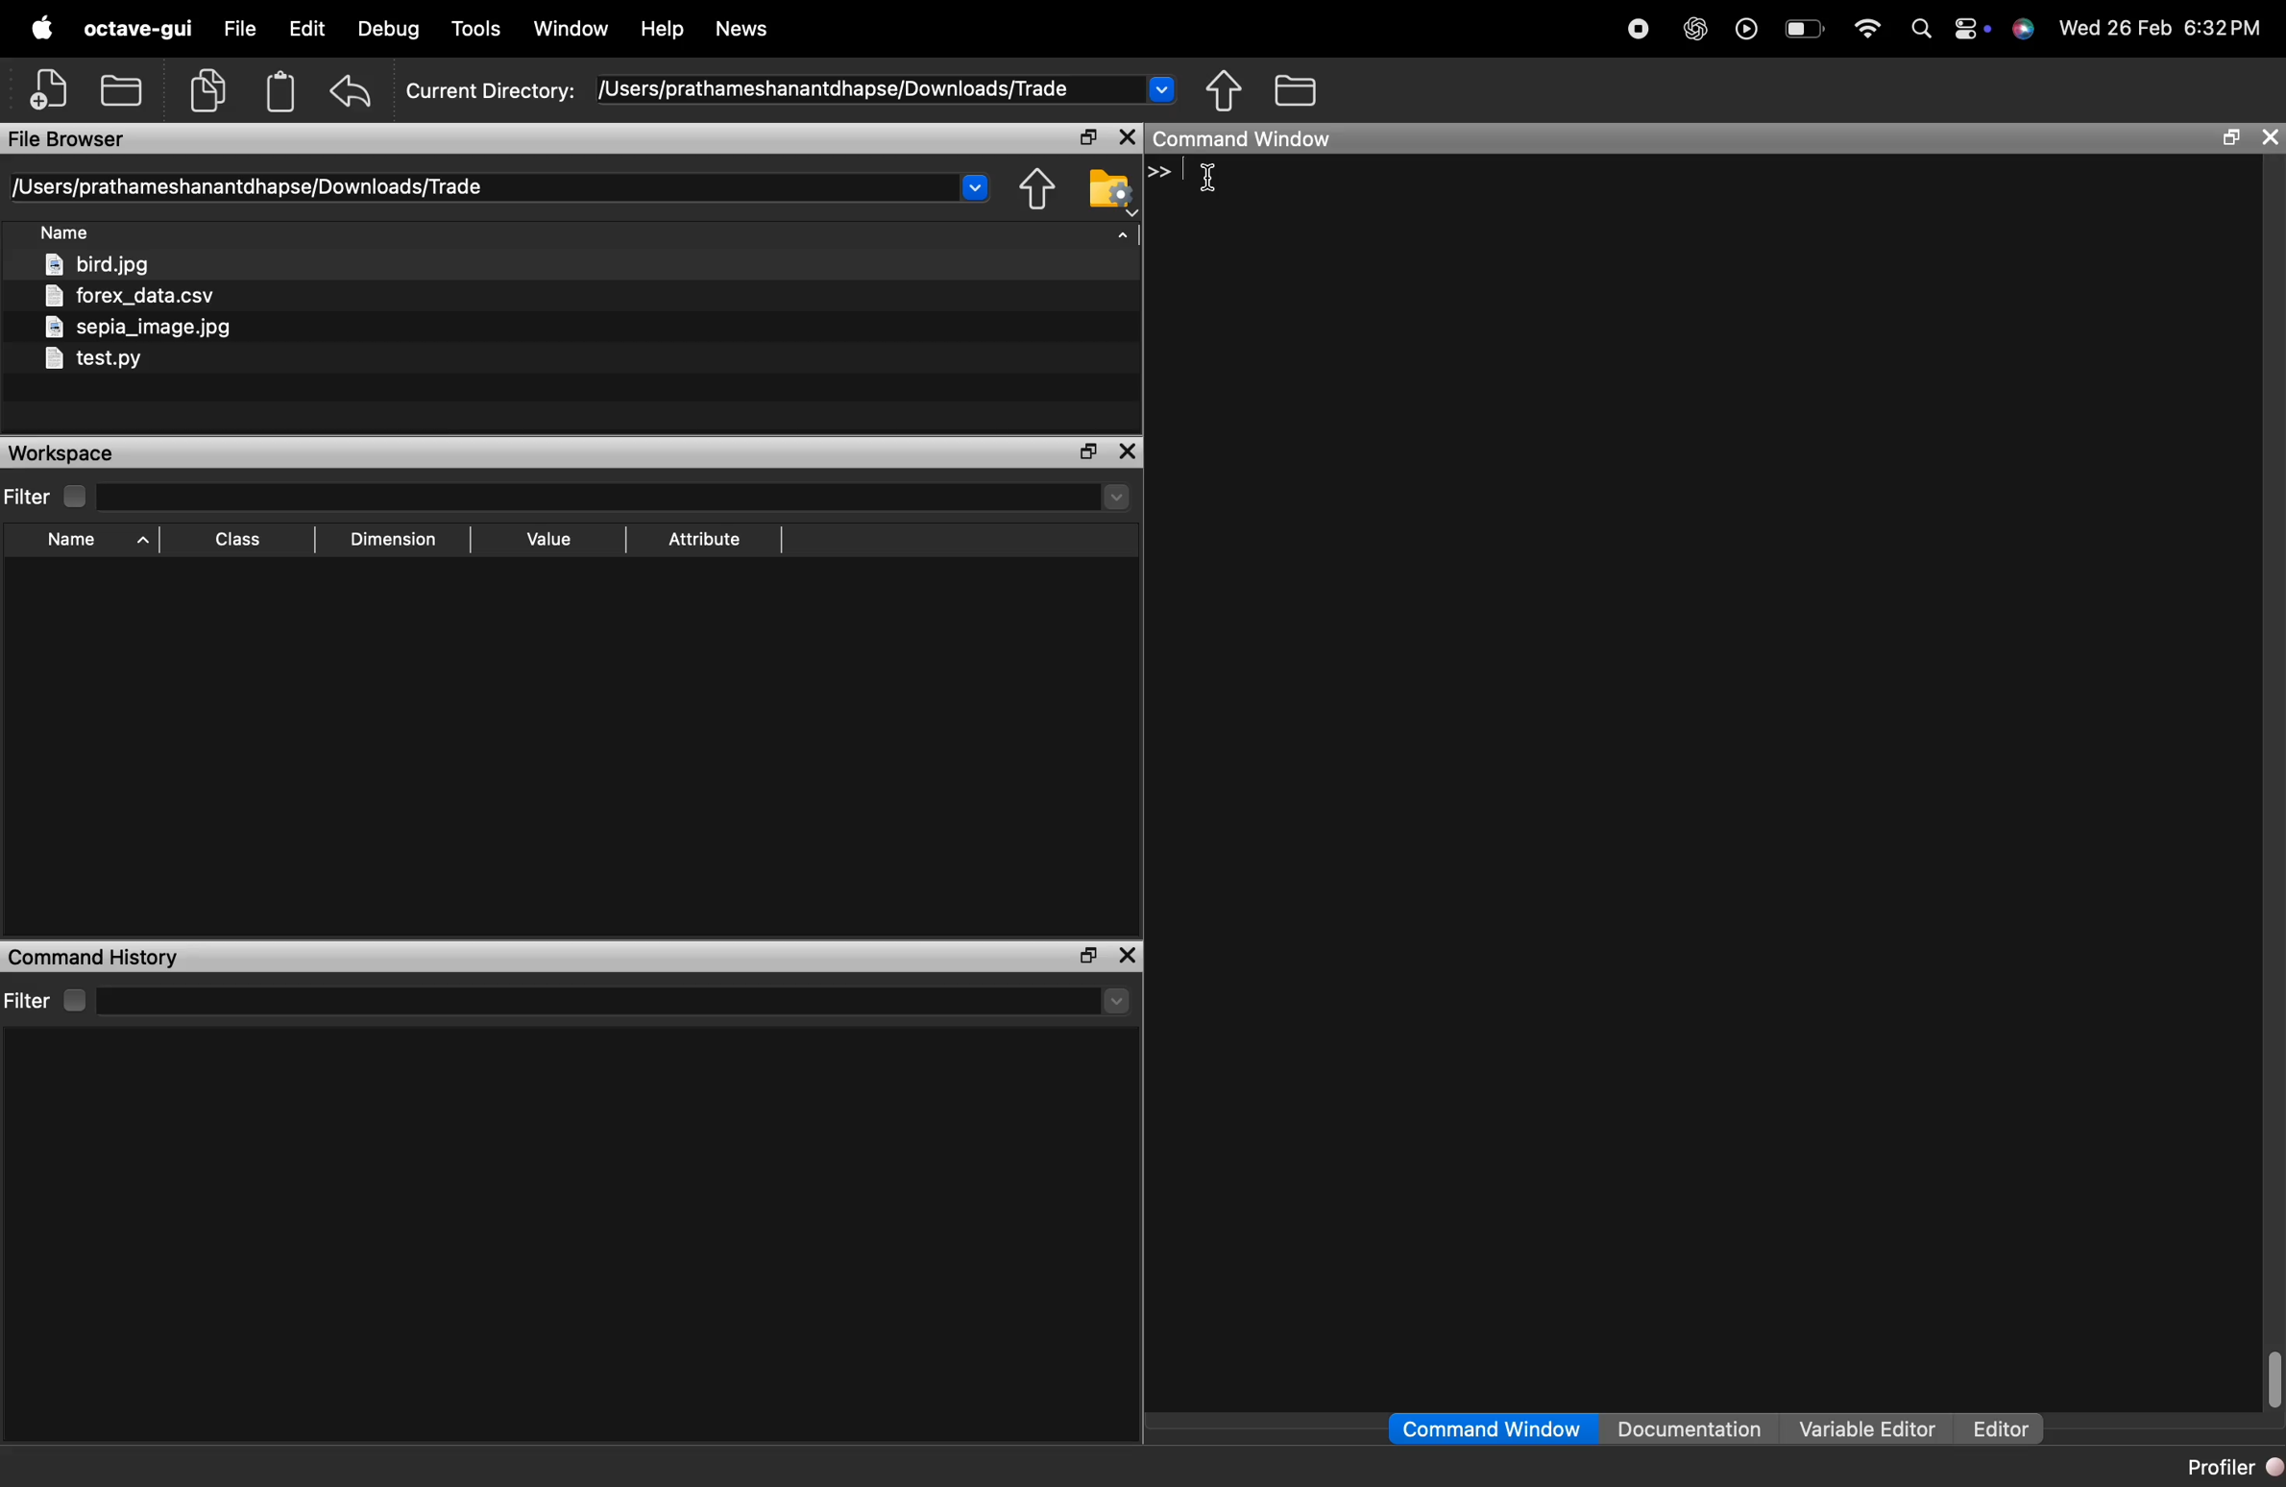 This screenshot has height=1487, width=2286. What do you see at coordinates (124, 87) in the screenshot?
I see `open an existing file in editor` at bounding box center [124, 87].